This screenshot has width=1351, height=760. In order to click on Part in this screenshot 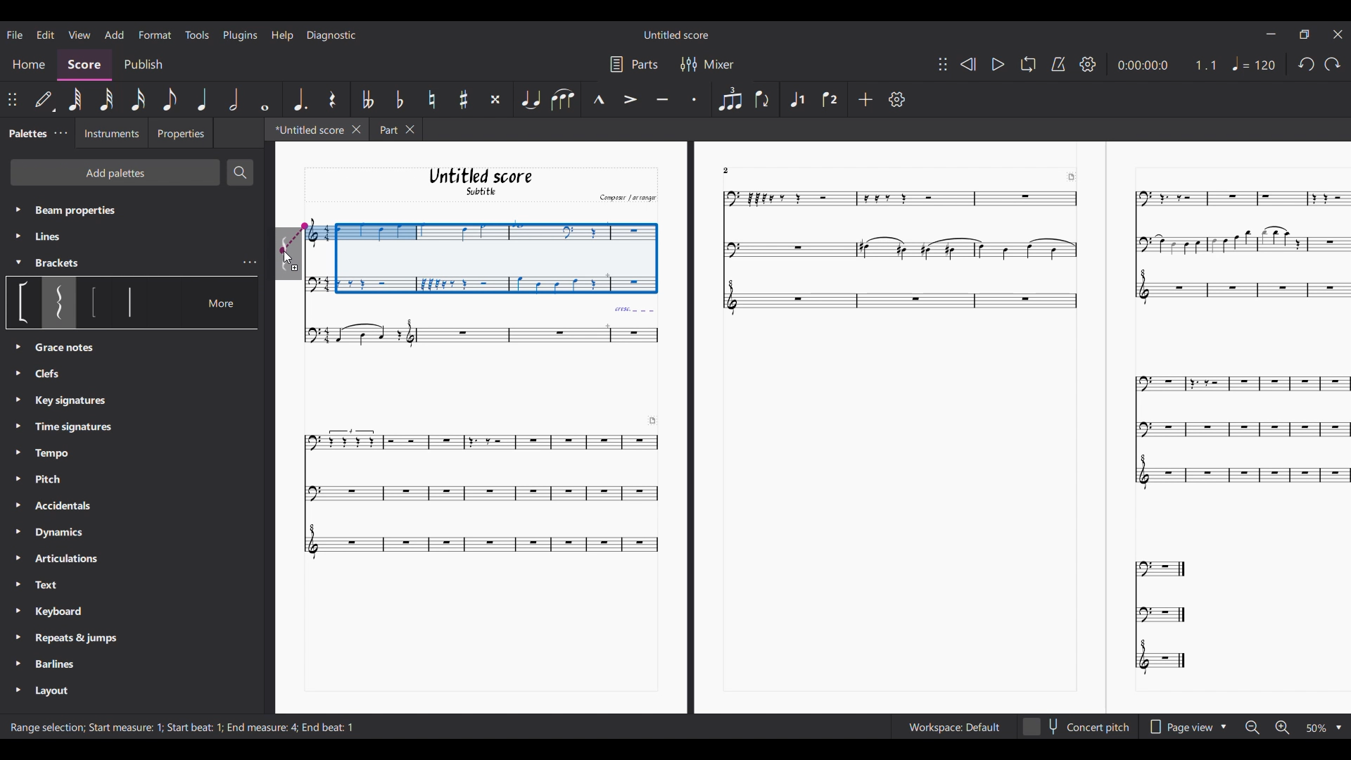, I will do `click(386, 129)`.